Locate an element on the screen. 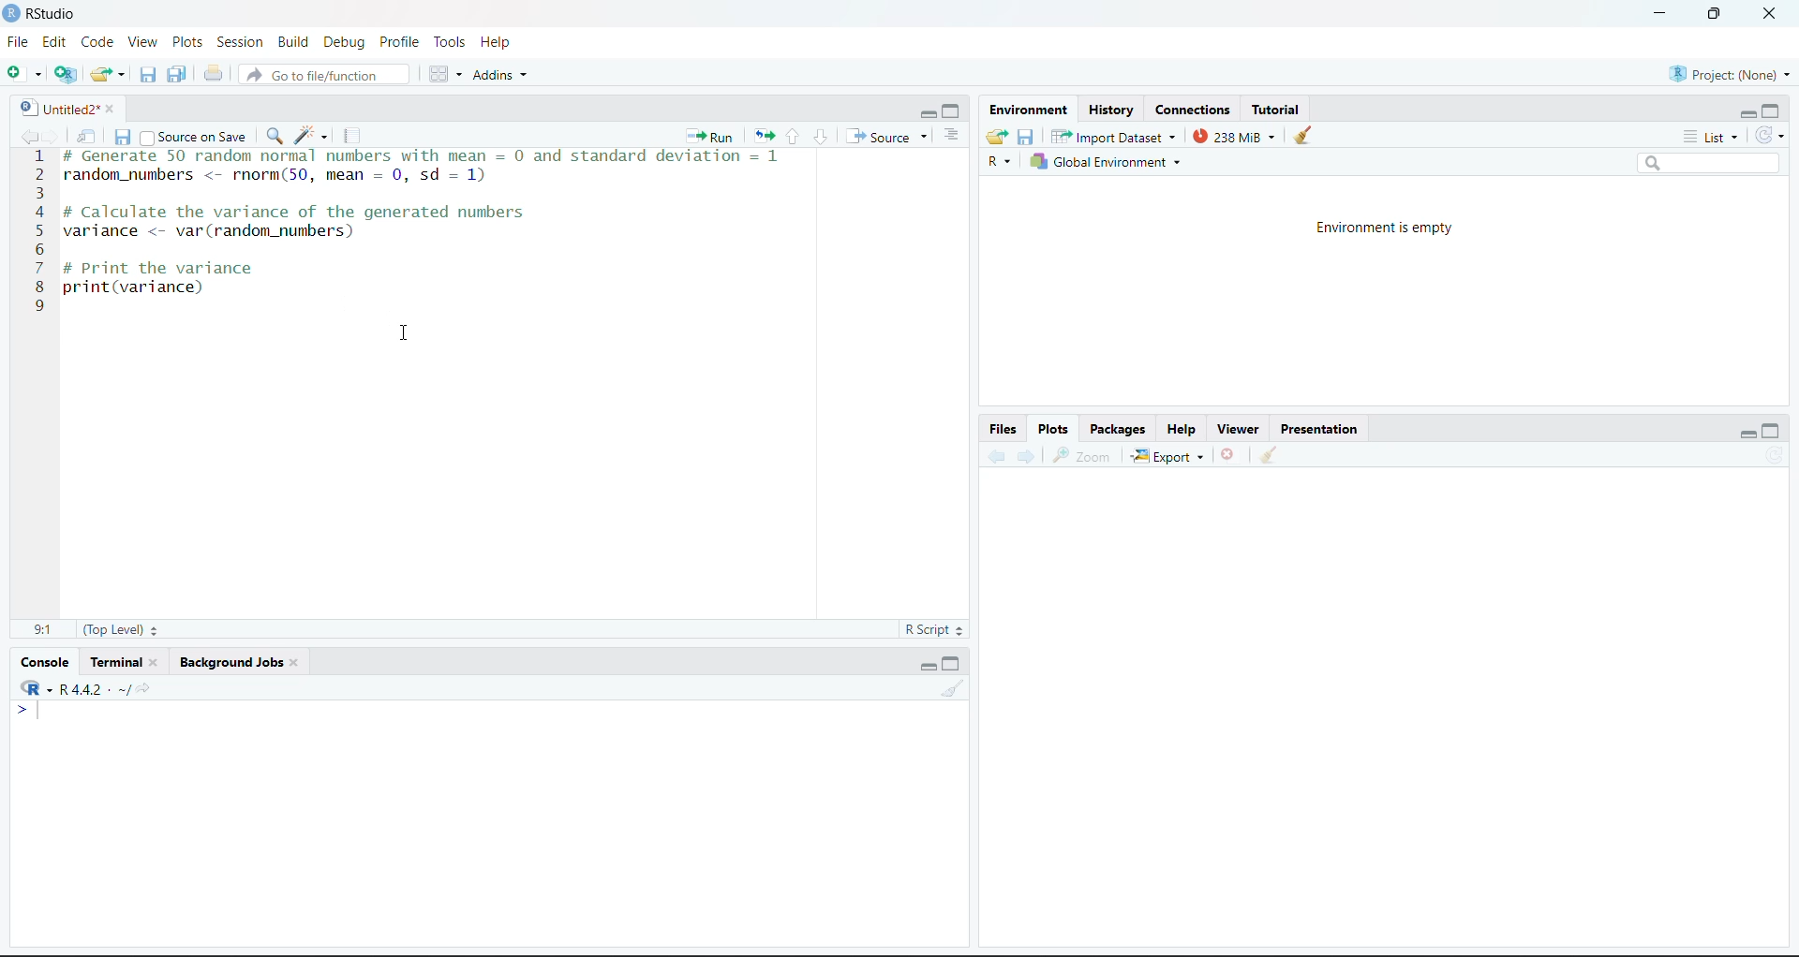  Source on Save is located at coordinates (194, 136).